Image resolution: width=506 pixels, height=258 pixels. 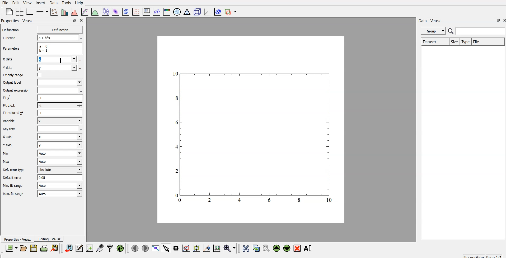 What do you see at coordinates (156, 12) in the screenshot?
I see `text label` at bounding box center [156, 12].